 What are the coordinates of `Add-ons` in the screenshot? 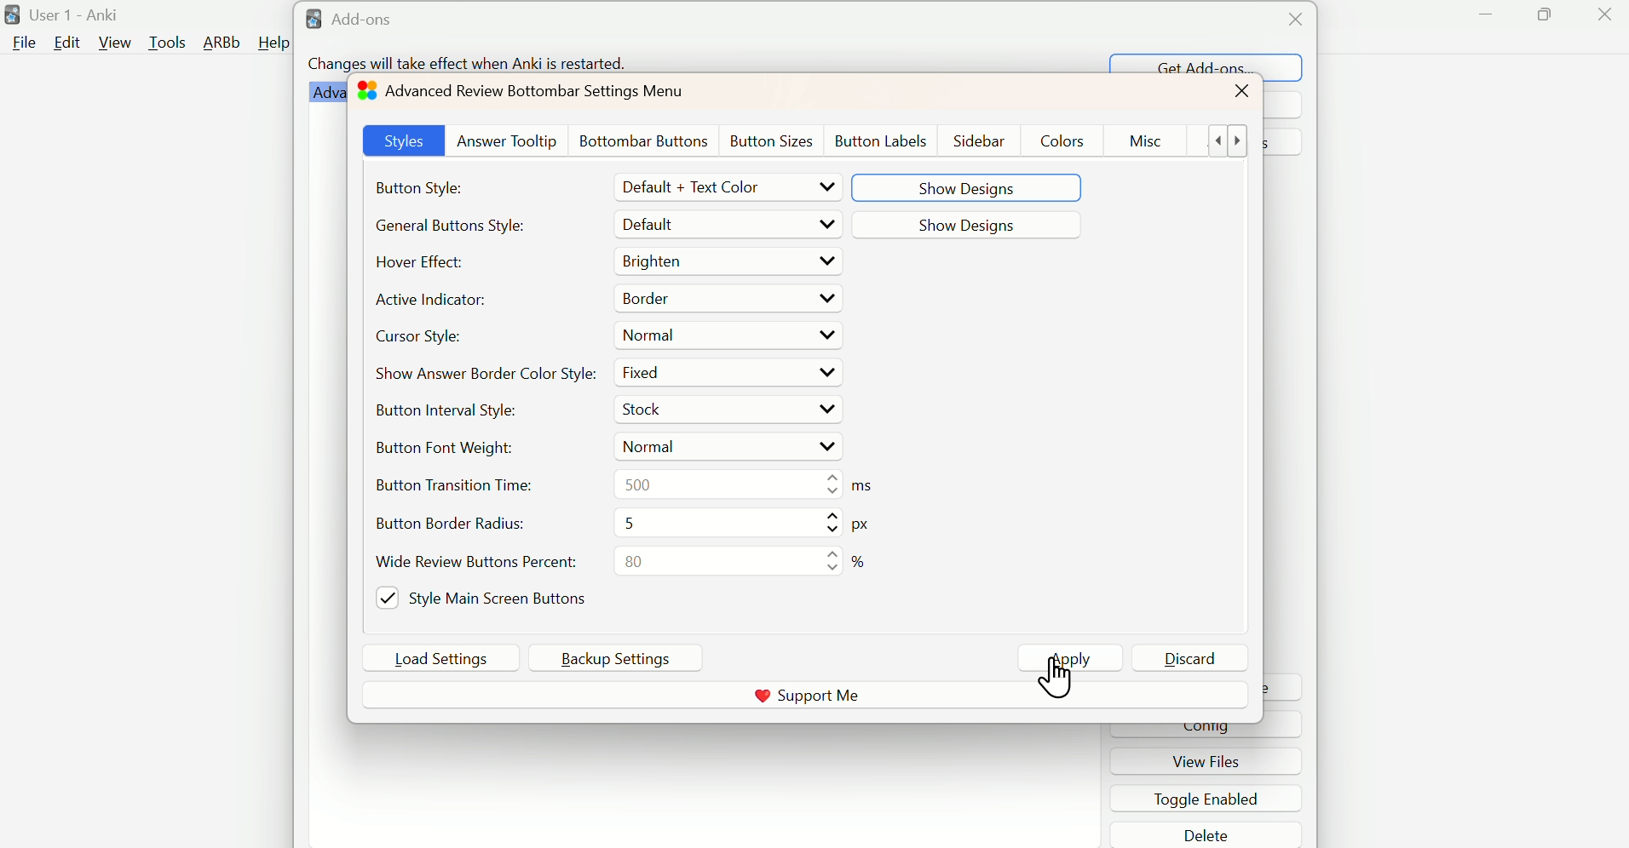 It's located at (348, 20).